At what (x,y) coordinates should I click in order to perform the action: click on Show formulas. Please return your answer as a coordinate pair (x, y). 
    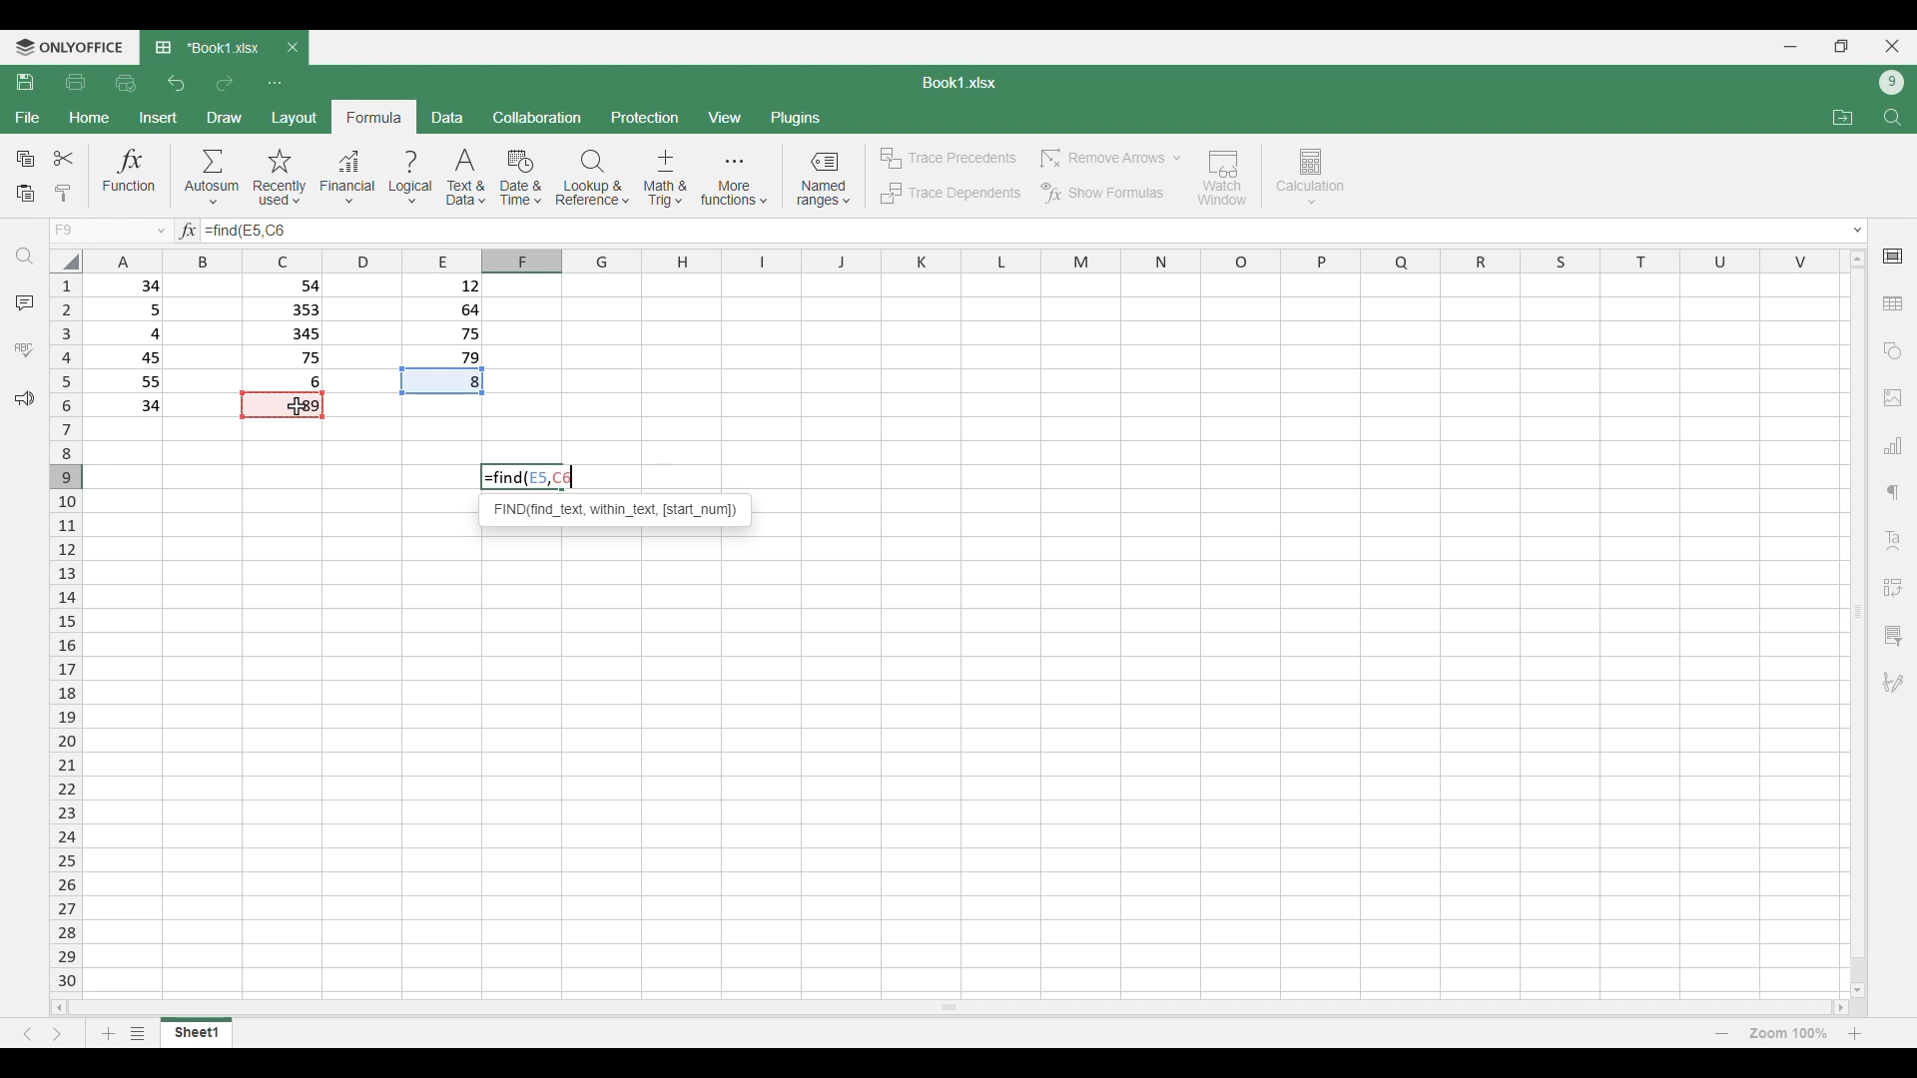
    Looking at the image, I should click on (1101, 194).